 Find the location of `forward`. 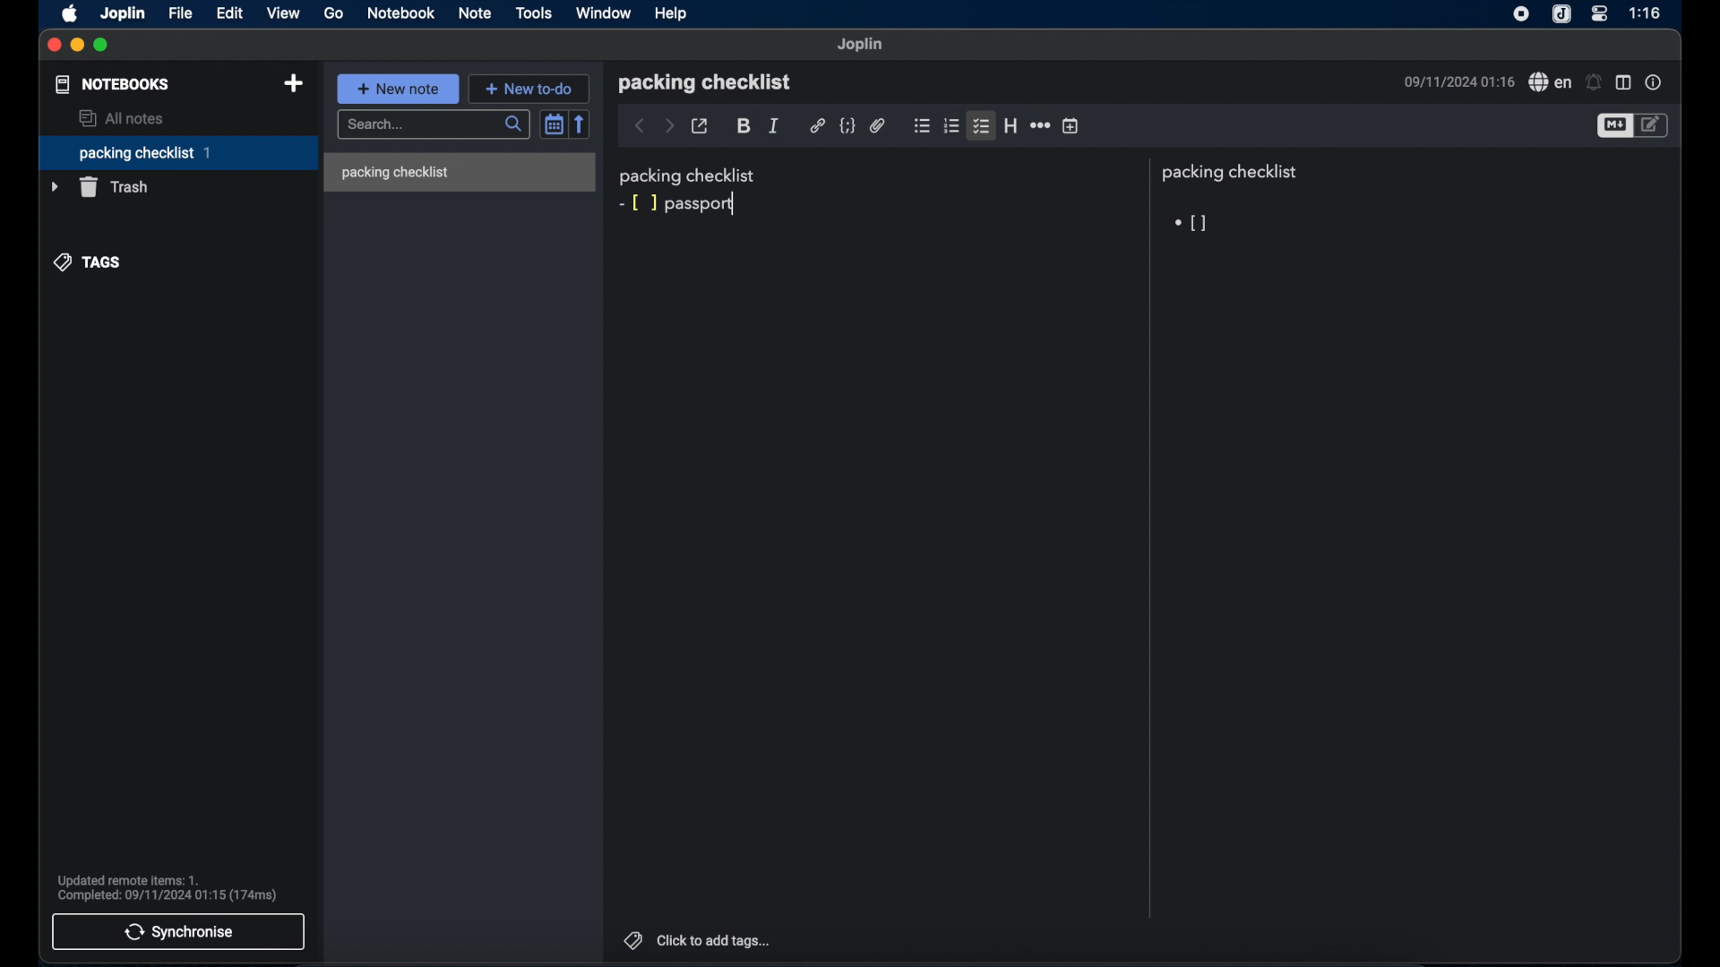

forward is located at coordinates (669, 125).